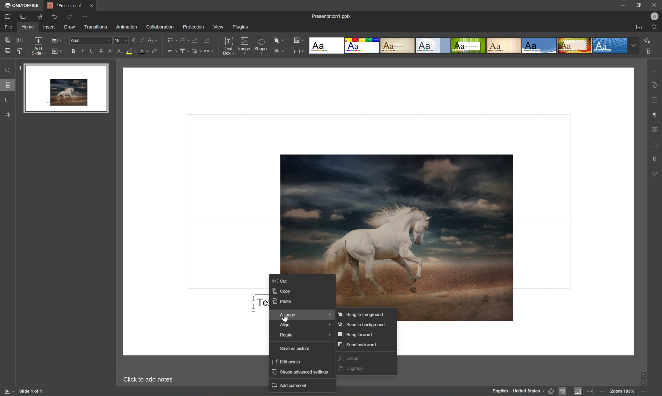  I want to click on Vertical align, so click(184, 51).